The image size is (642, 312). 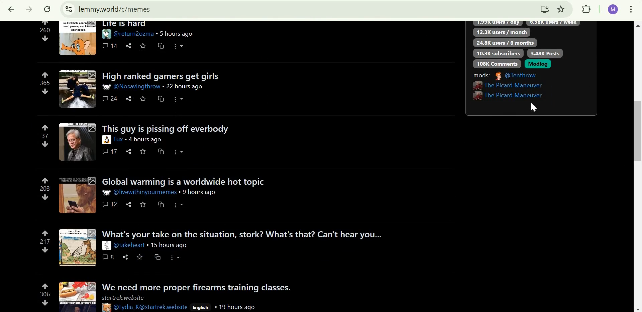 I want to click on 15 hours ago, so click(x=168, y=245).